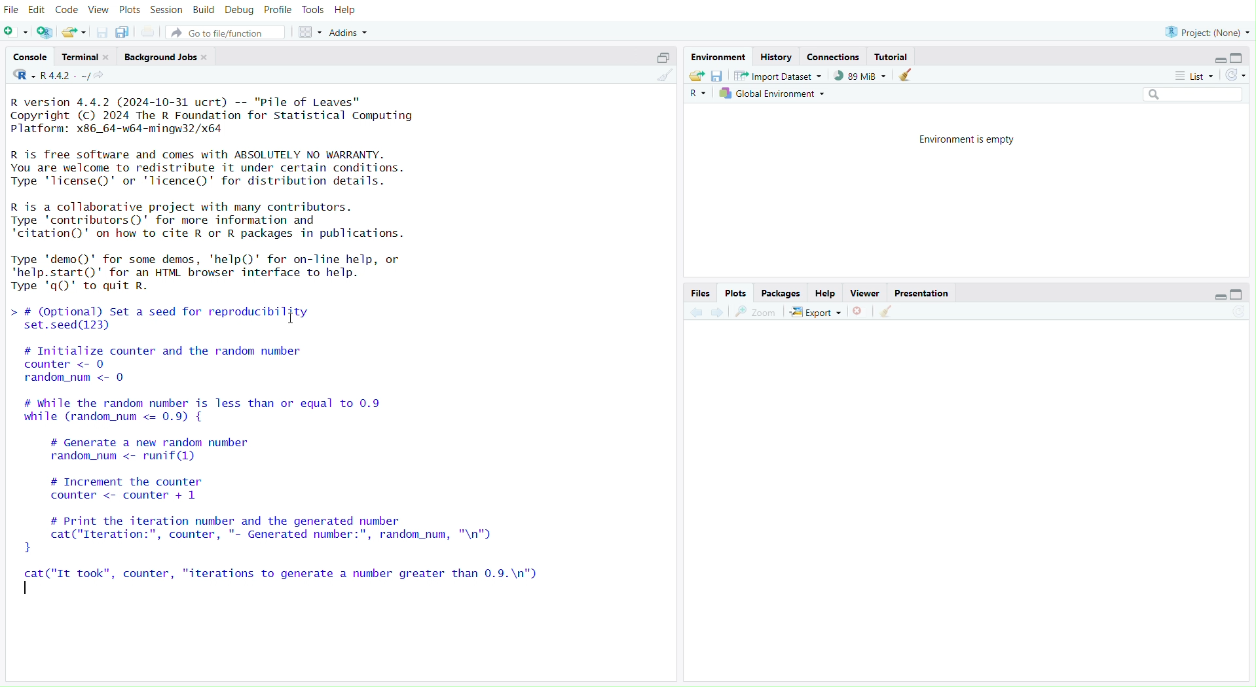  I want to click on Clear Console (Ctrl + L), so click(889, 309).